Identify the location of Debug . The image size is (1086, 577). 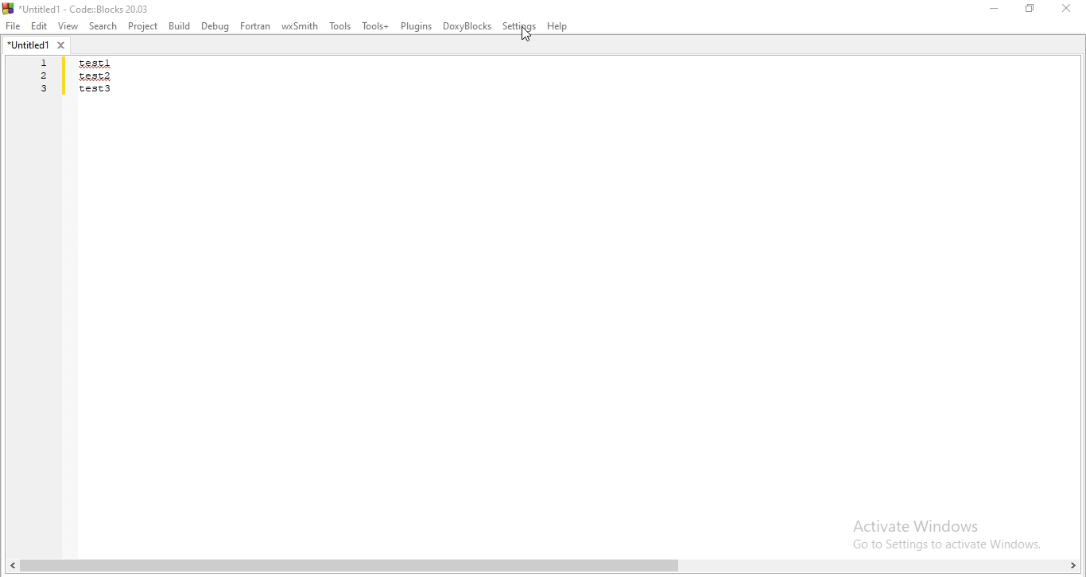
(216, 25).